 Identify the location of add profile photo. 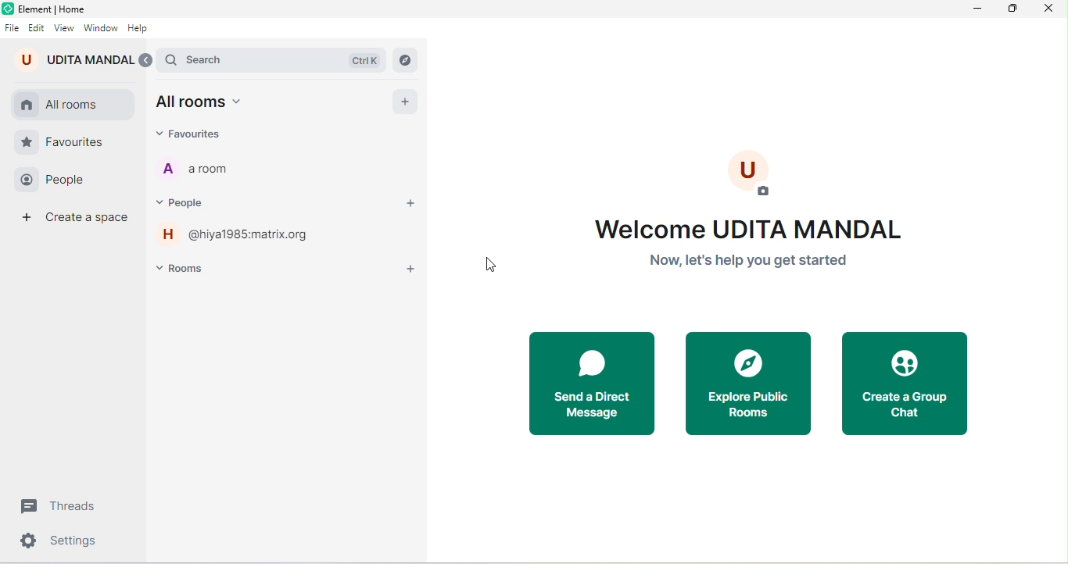
(747, 169).